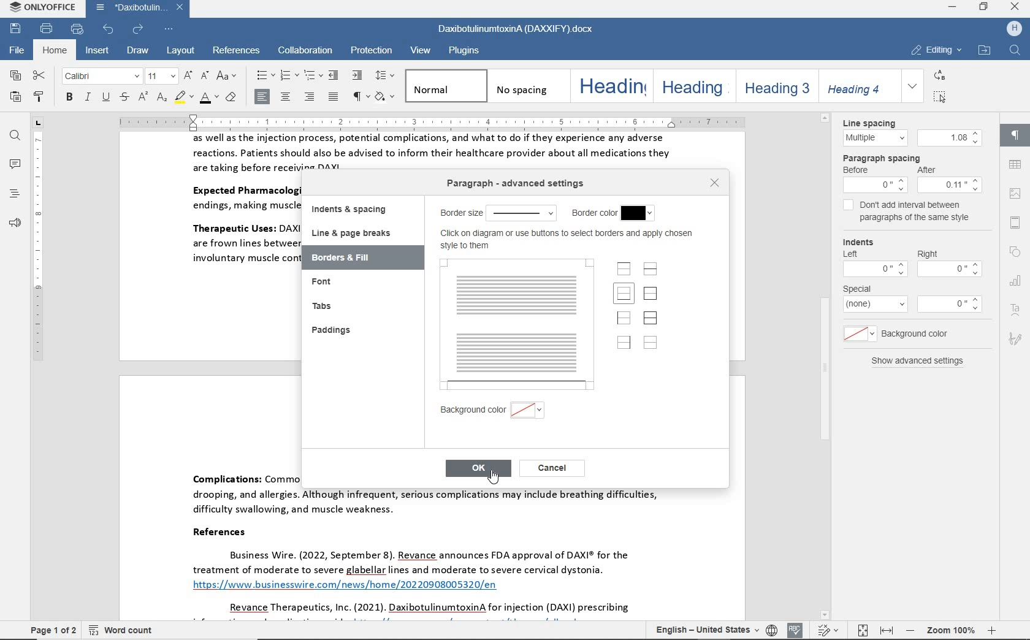 The width and height of the screenshot is (1030, 640). Describe the element at coordinates (231, 99) in the screenshot. I see `clear style` at that location.